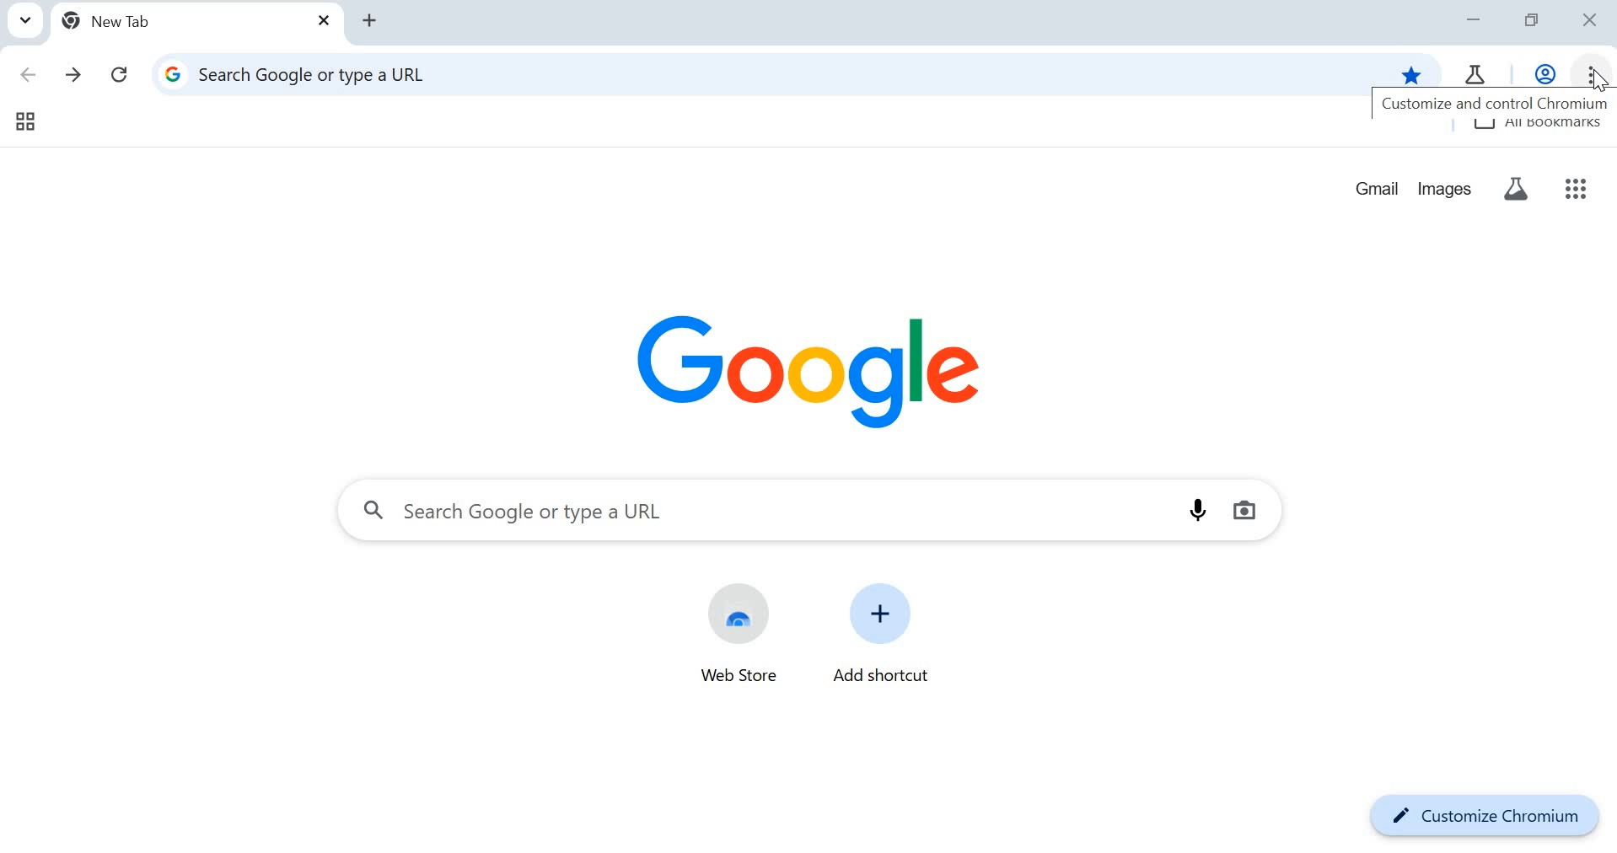  I want to click on cursor at customize and control chromium option, so click(1598, 77).